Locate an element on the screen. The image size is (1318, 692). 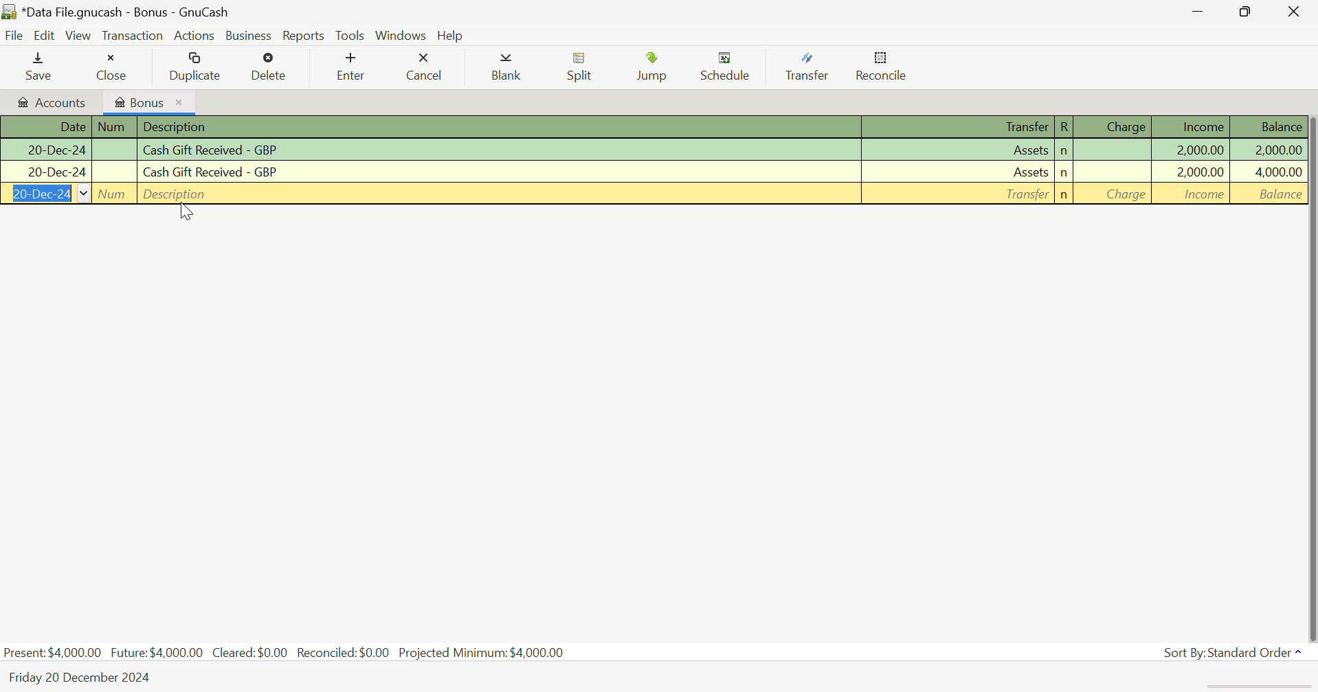
File is located at coordinates (13, 35).